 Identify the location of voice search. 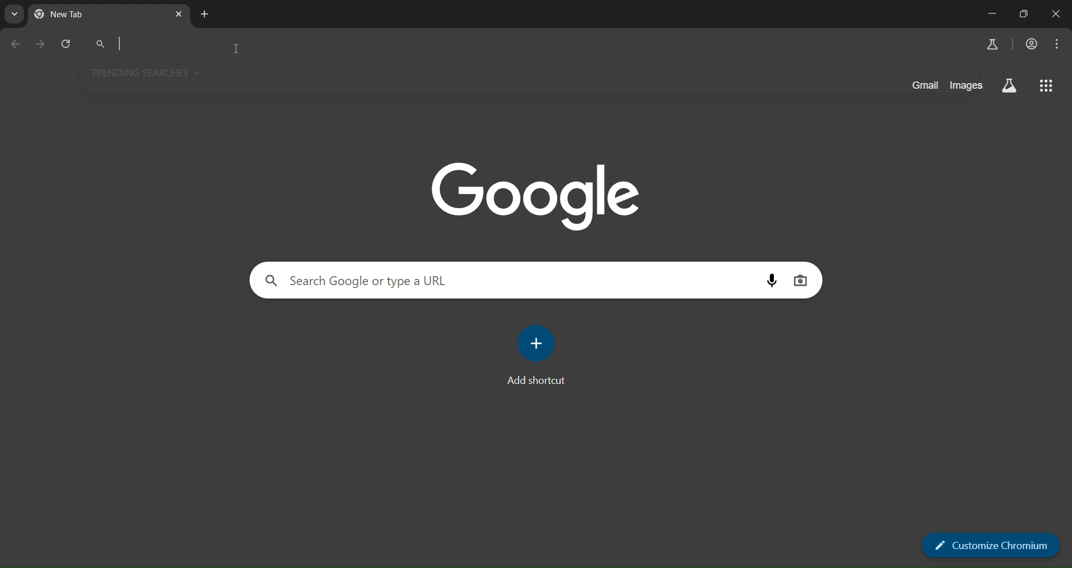
(771, 280).